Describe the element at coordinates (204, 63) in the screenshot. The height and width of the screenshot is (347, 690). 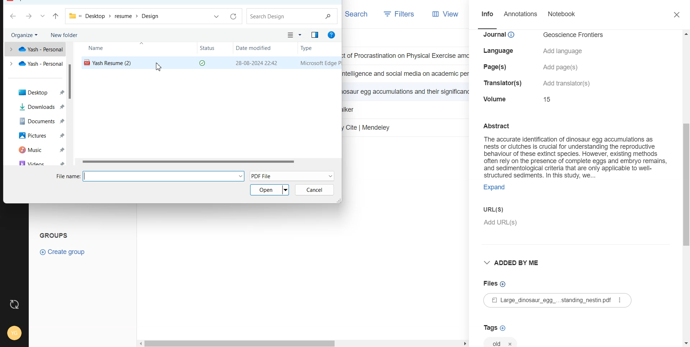
I see `Status` at that location.